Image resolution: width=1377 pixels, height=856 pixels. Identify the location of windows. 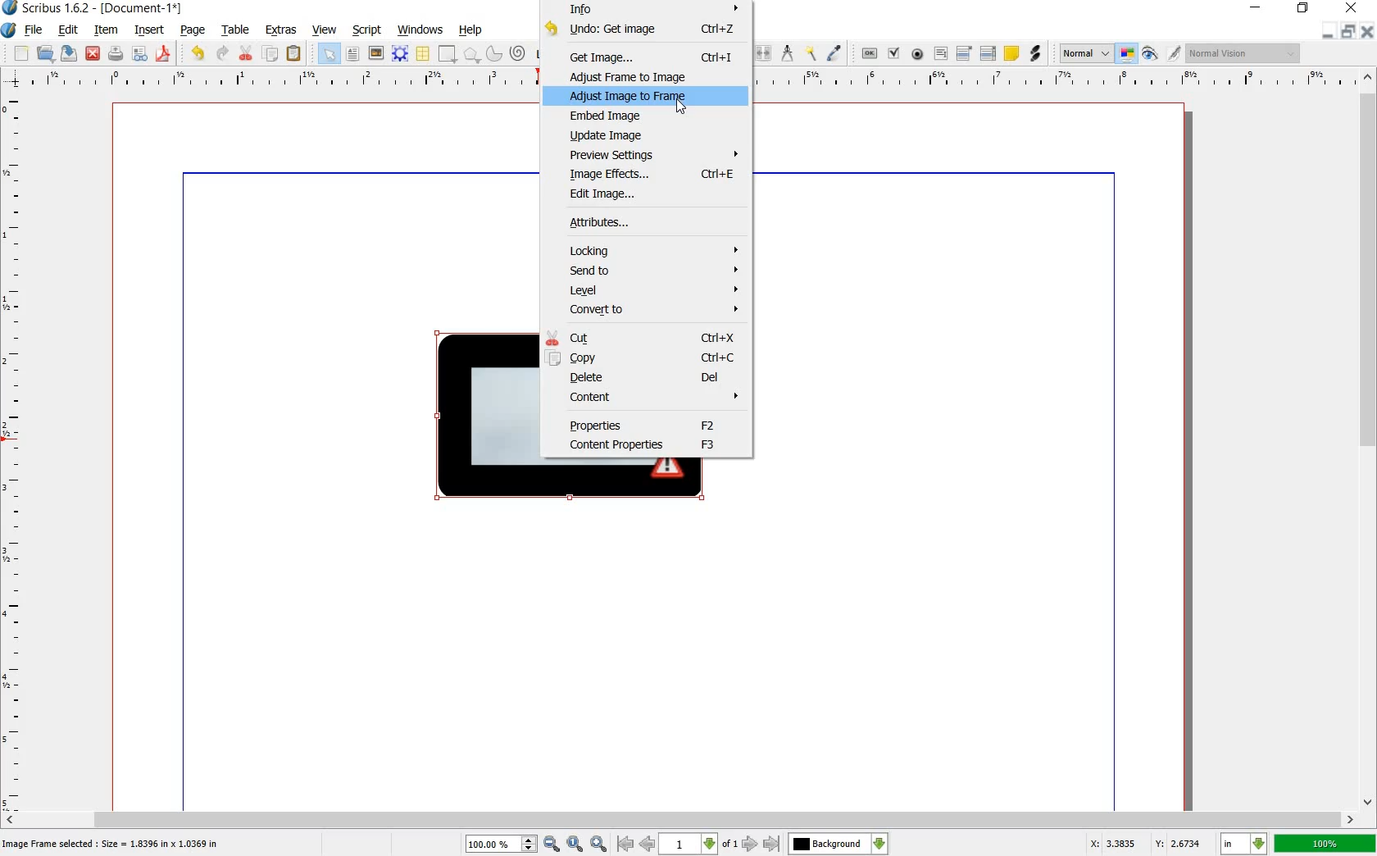
(419, 28).